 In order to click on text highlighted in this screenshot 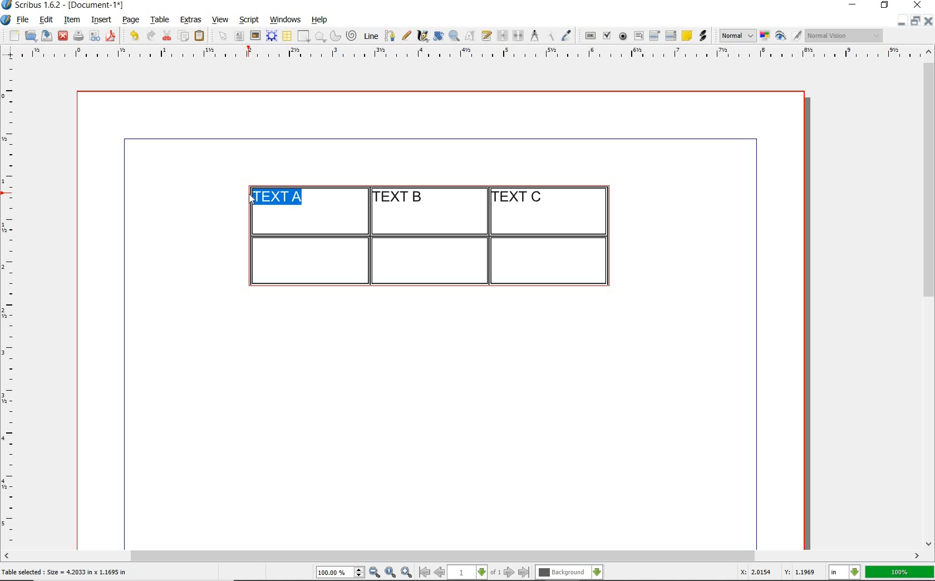, I will do `click(275, 196)`.